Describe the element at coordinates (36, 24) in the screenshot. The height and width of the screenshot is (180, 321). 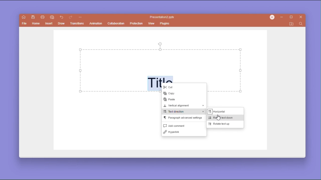
I see `home` at that location.